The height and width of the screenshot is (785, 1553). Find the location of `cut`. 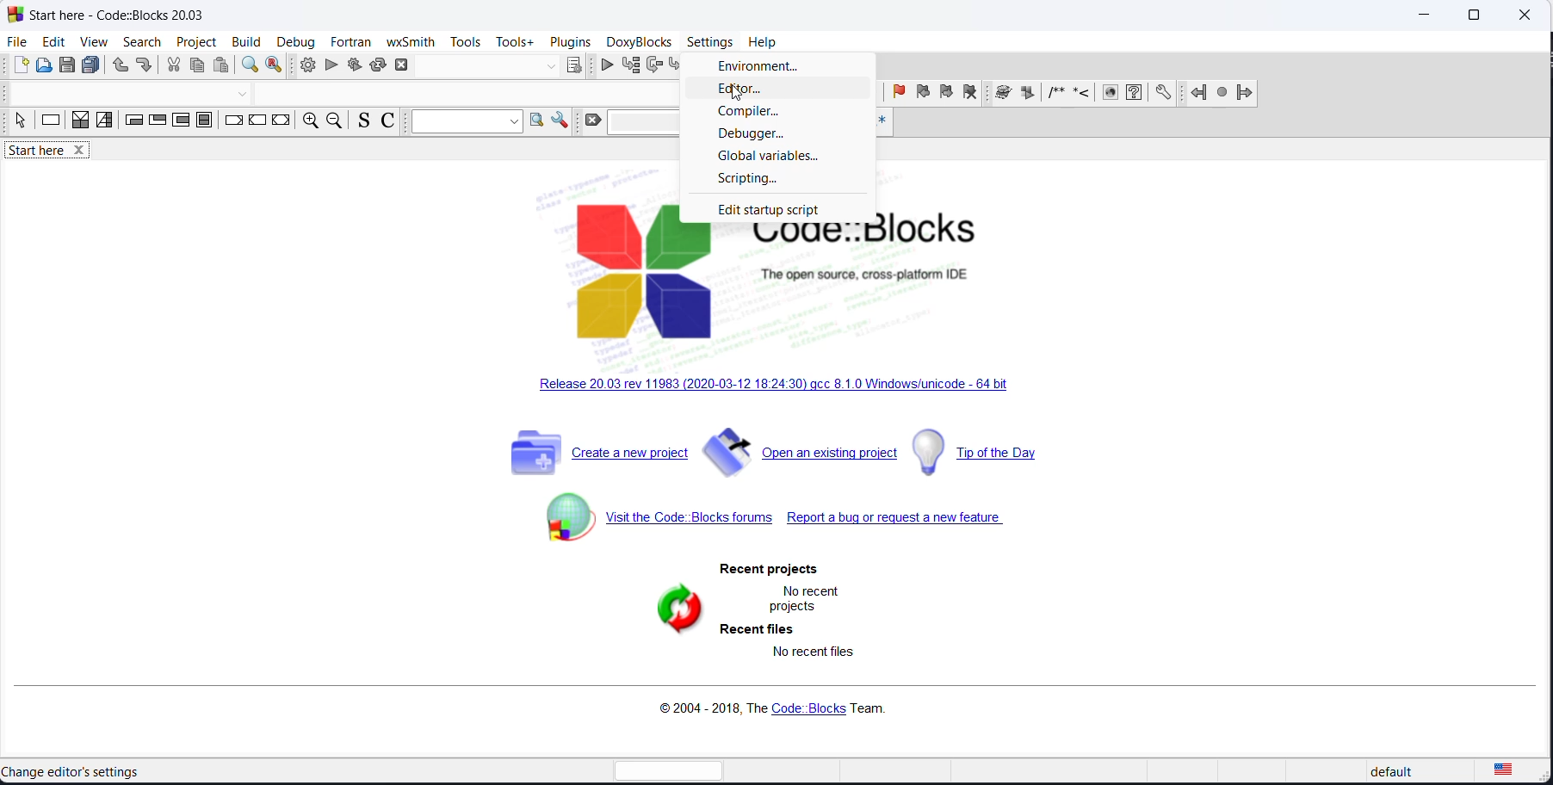

cut is located at coordinates (173, 67).